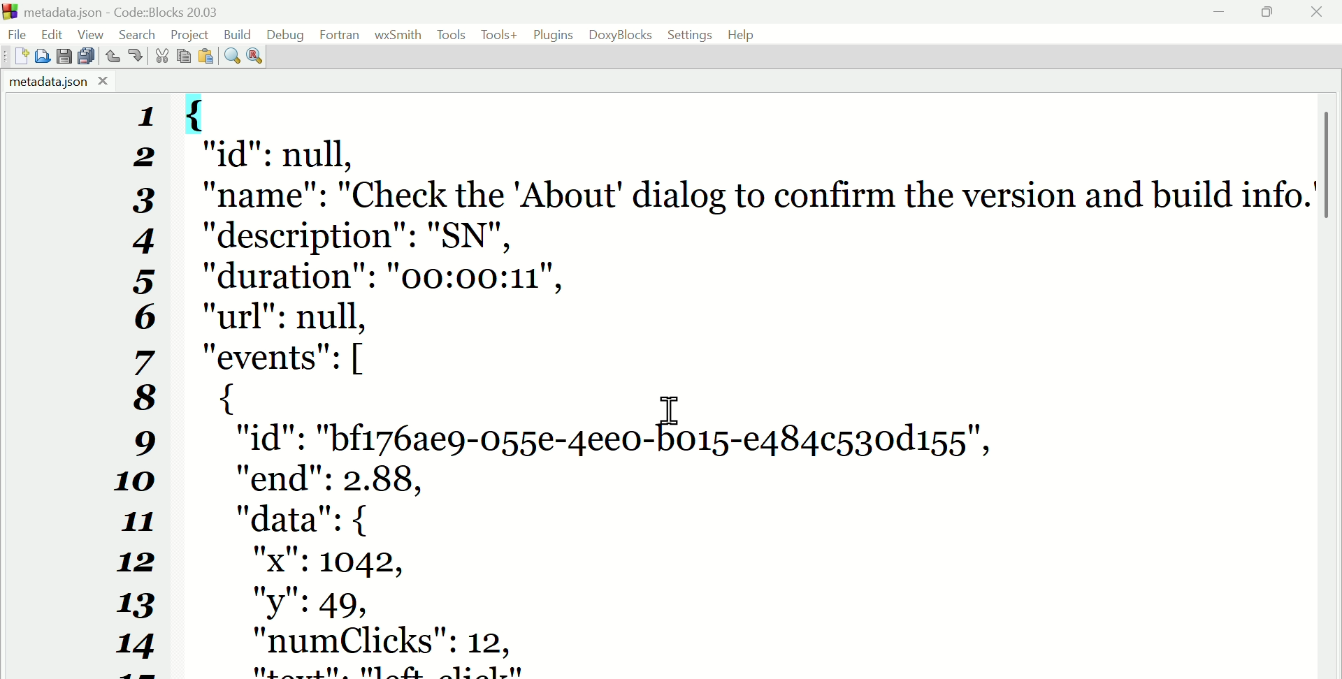 The height and width of the screenshot is (679, 1342). What do you see at coordinates (340, 35) in the screenshot?
I see `Fortran` at bounding box center [340, 35].